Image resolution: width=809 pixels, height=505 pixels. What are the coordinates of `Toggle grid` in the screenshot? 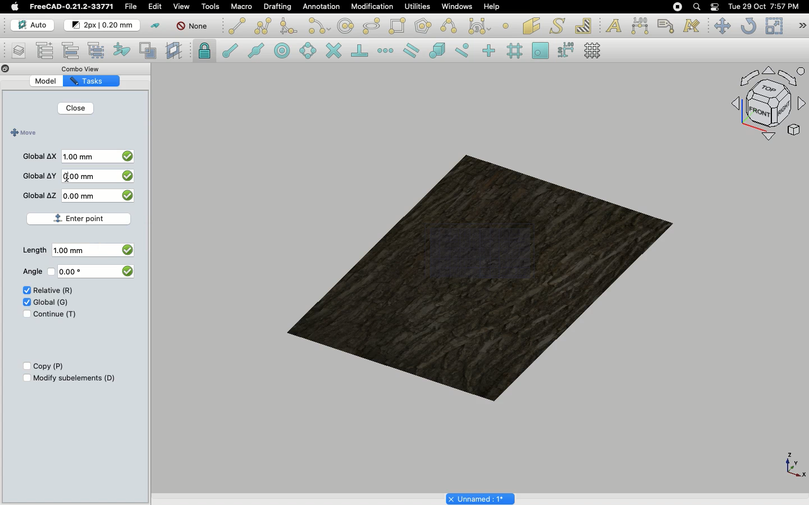 It's located at (593, 50).